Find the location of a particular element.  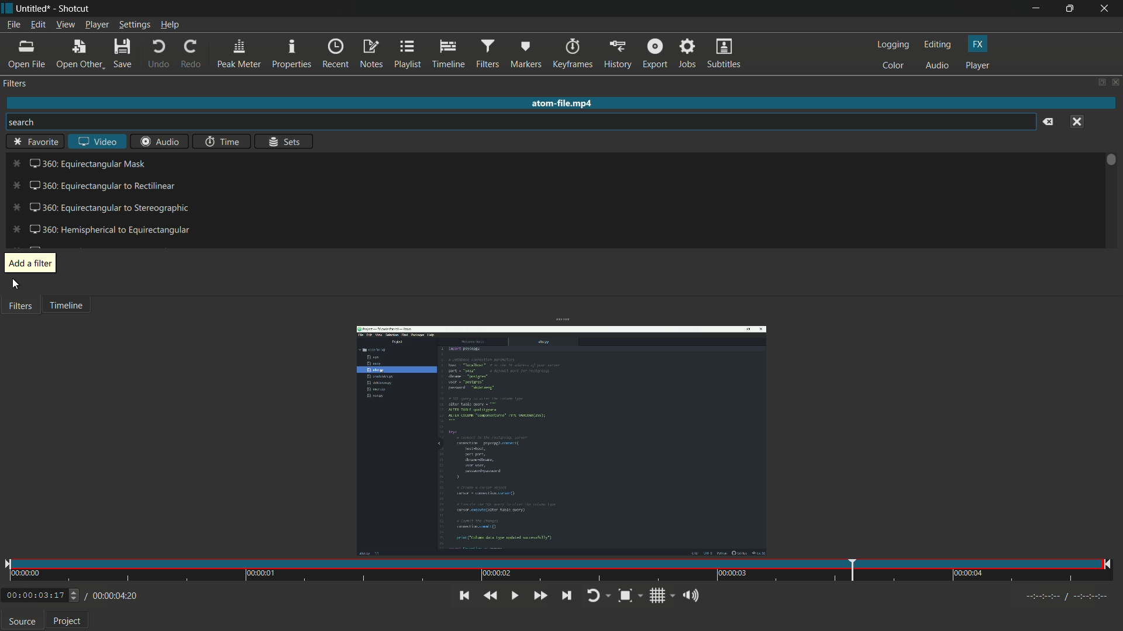

file menu is located at coordinates (15, 26).